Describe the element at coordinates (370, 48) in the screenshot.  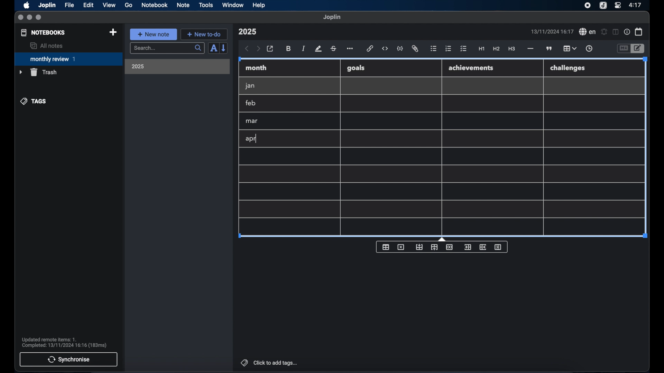
I see `hyperlink` at that location.